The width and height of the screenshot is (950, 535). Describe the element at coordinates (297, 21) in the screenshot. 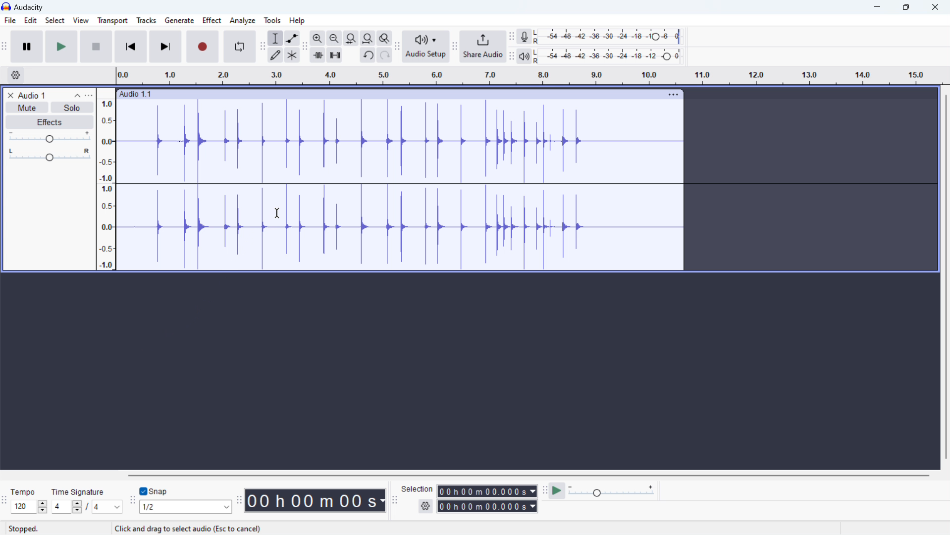

I see `help` at that location.